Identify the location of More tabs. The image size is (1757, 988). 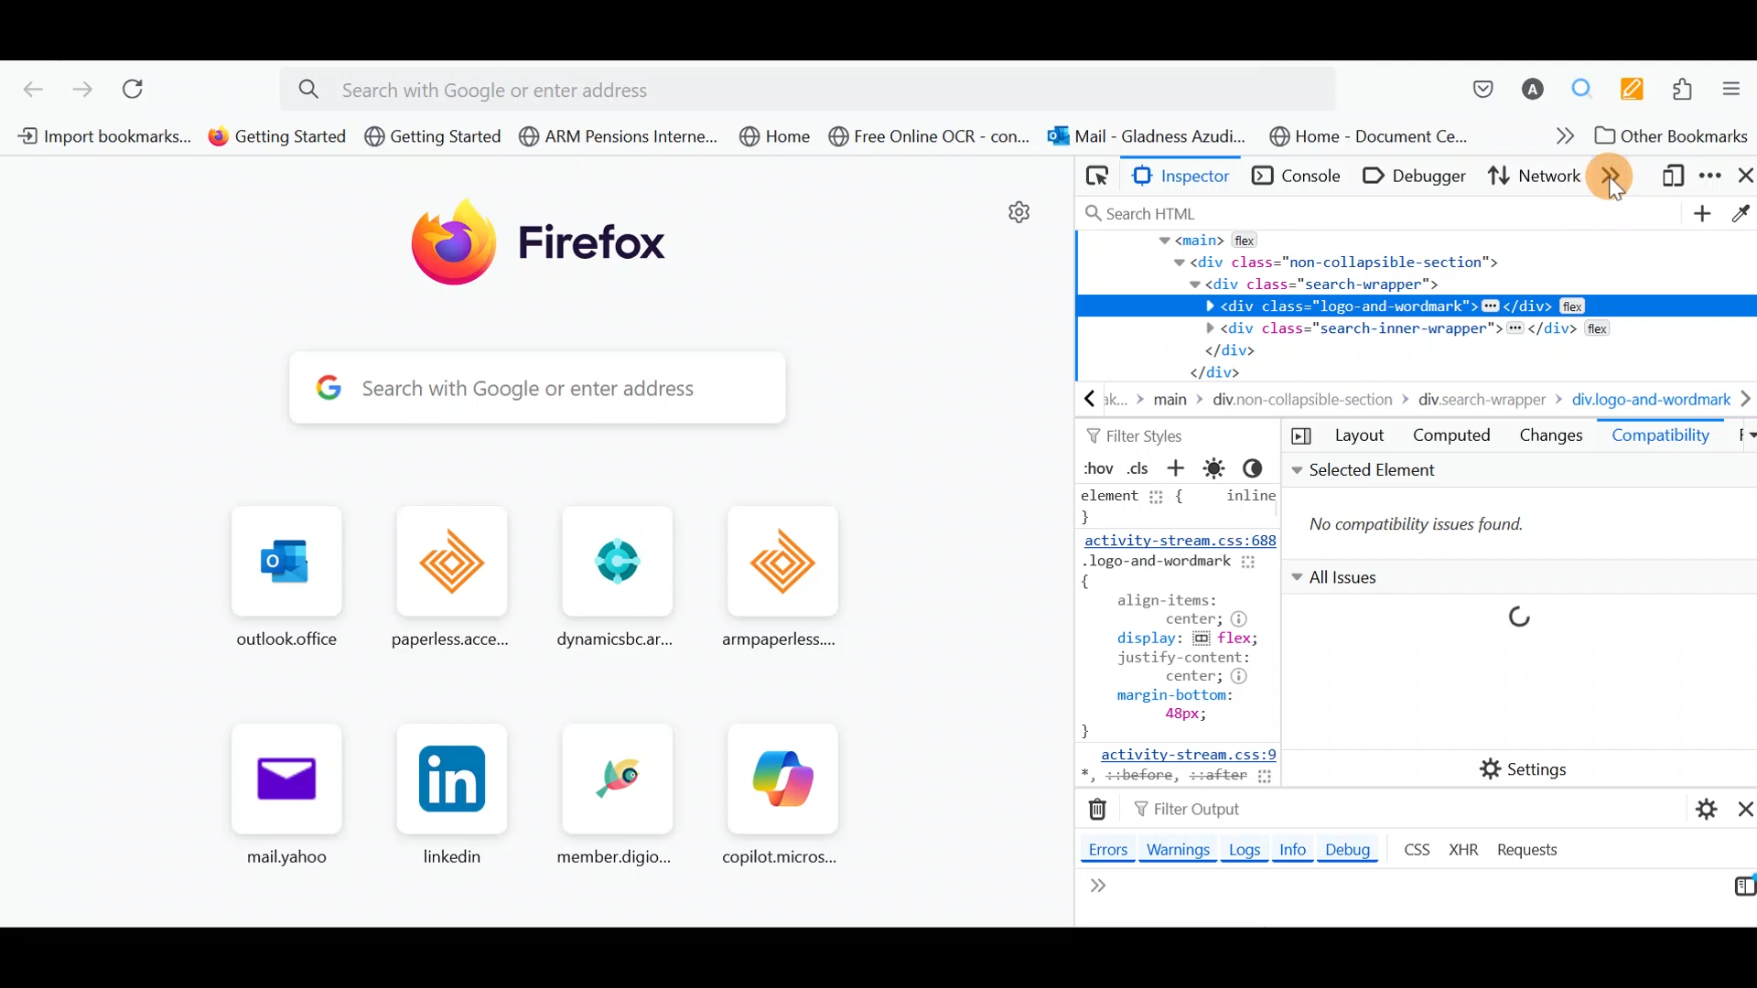
(1616, 176).